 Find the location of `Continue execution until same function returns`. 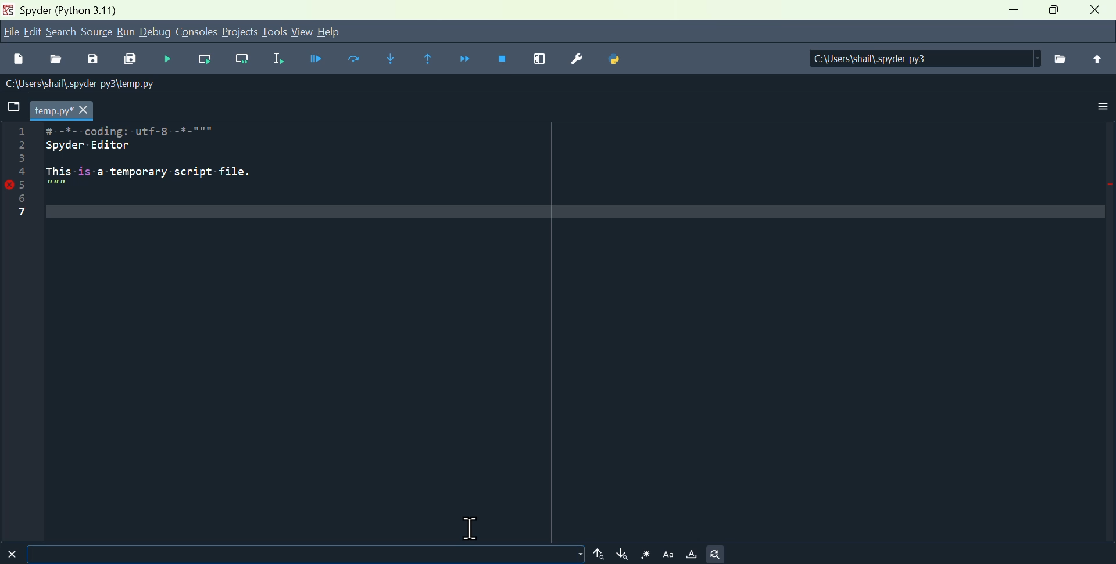

Continue execution until same function returns is located at coordinates (428, 60).